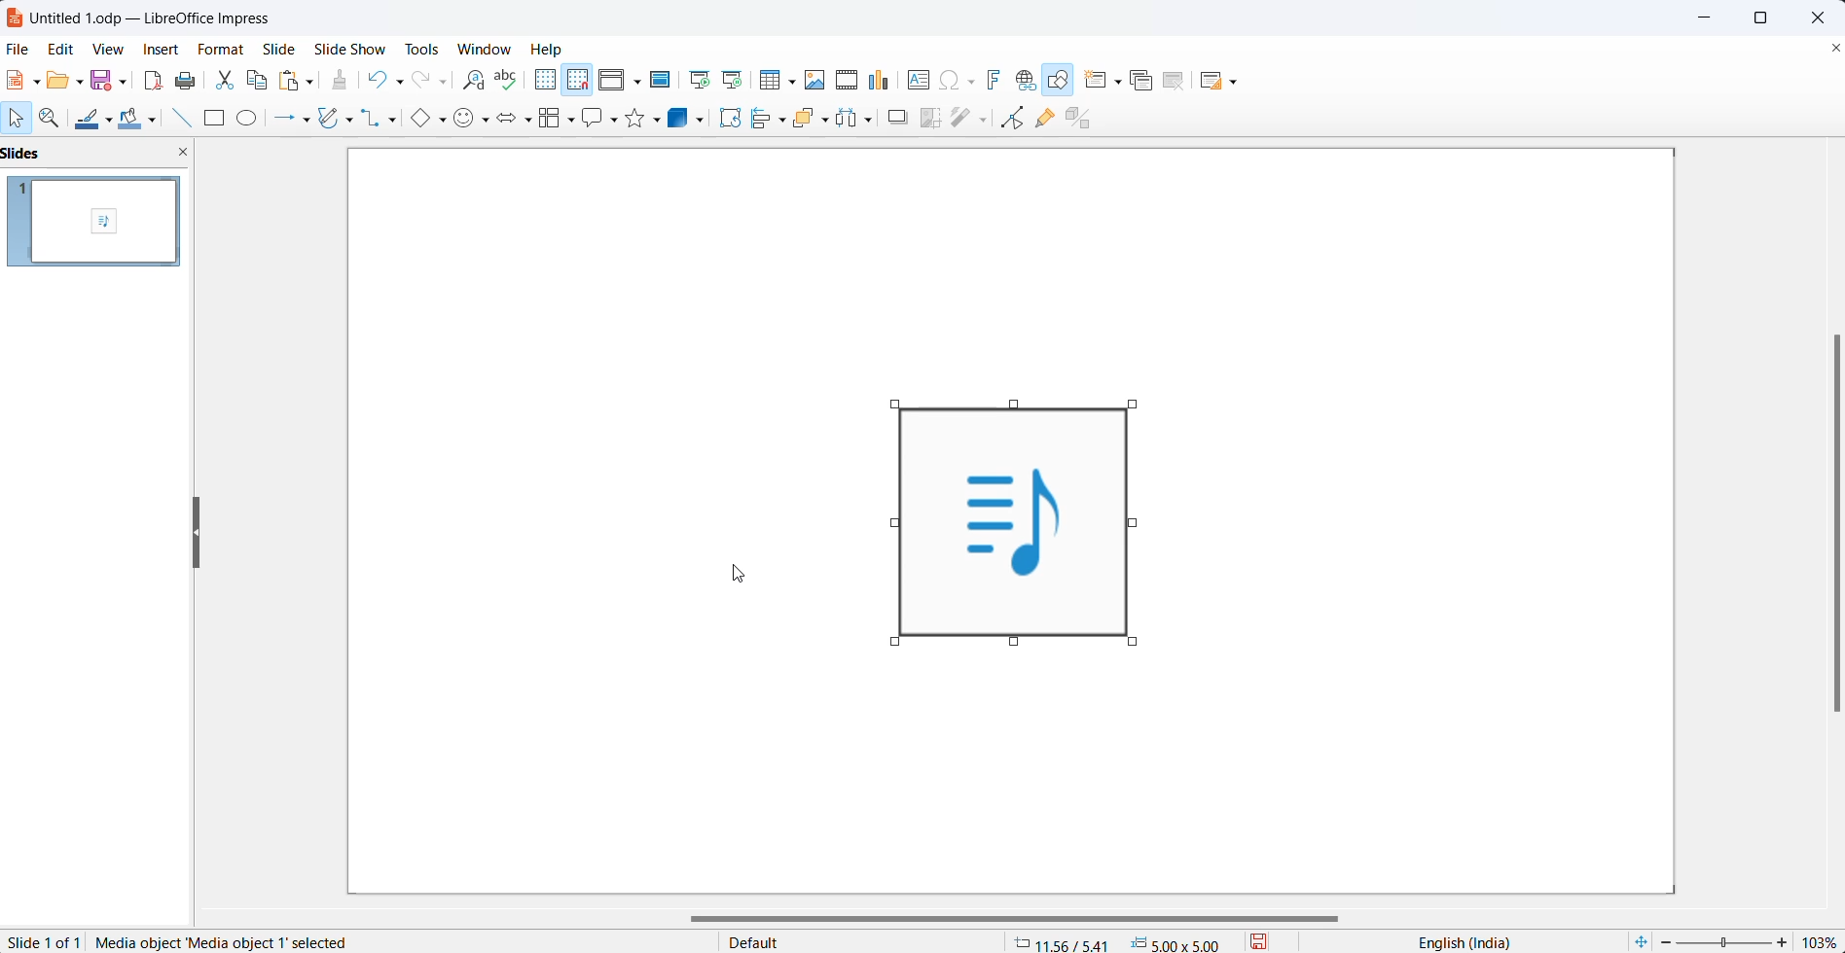 This screenshot has height=953, width=1845. What do you see at coordinates (1147, 79) in the screenshot?
I see `duplicate slide` at bounding box center [1147, 79].